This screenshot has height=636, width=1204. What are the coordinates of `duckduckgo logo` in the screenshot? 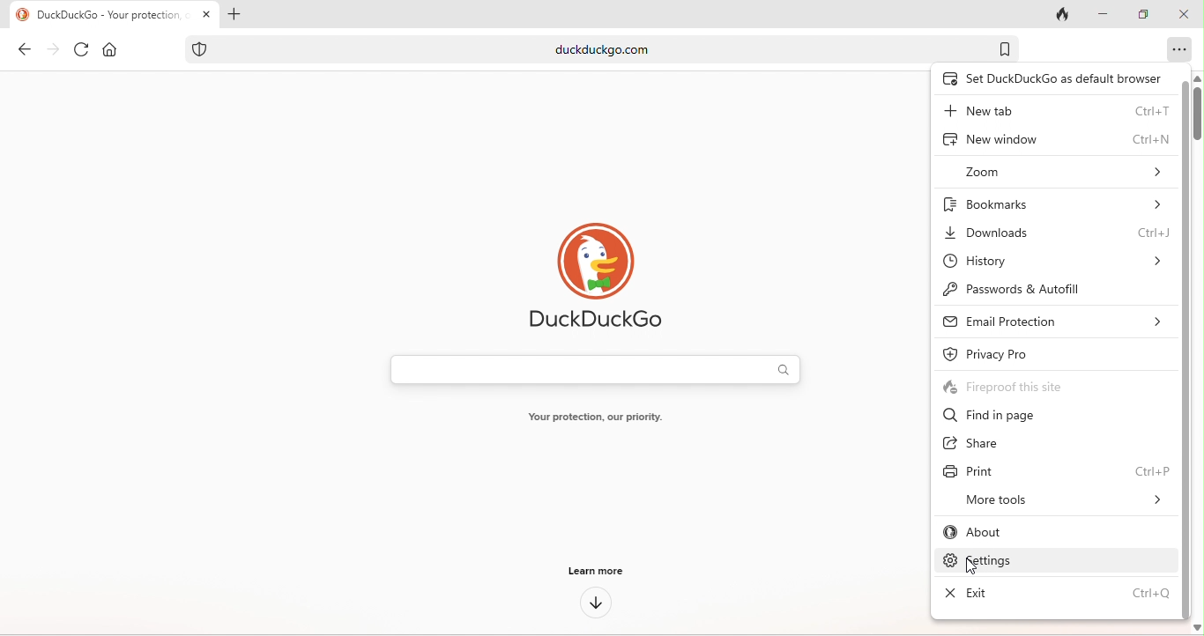 It's located at (18, 15).